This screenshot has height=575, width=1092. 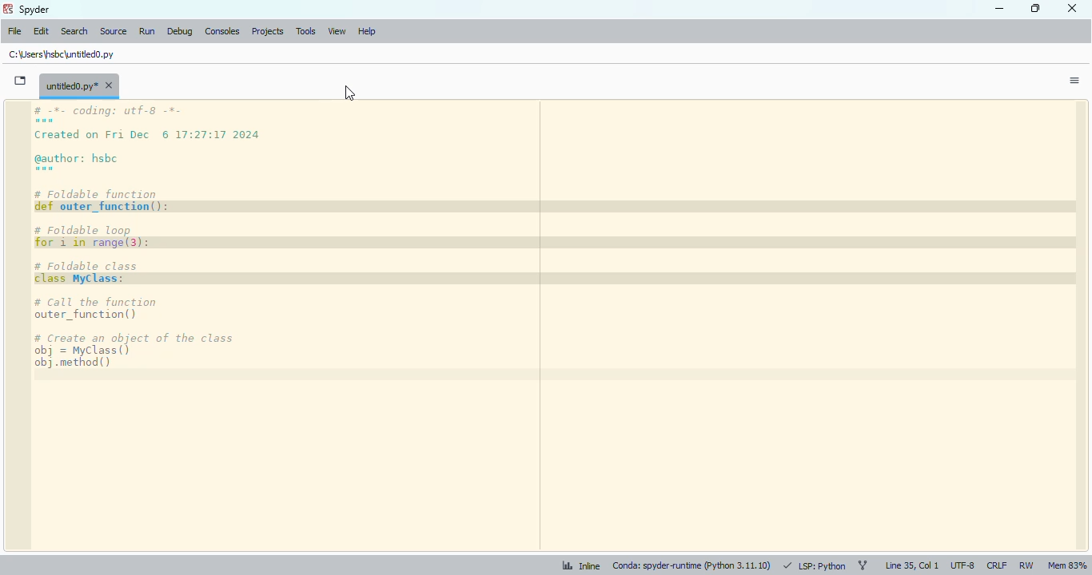 I want to click on run, so click(x=146, y=31).